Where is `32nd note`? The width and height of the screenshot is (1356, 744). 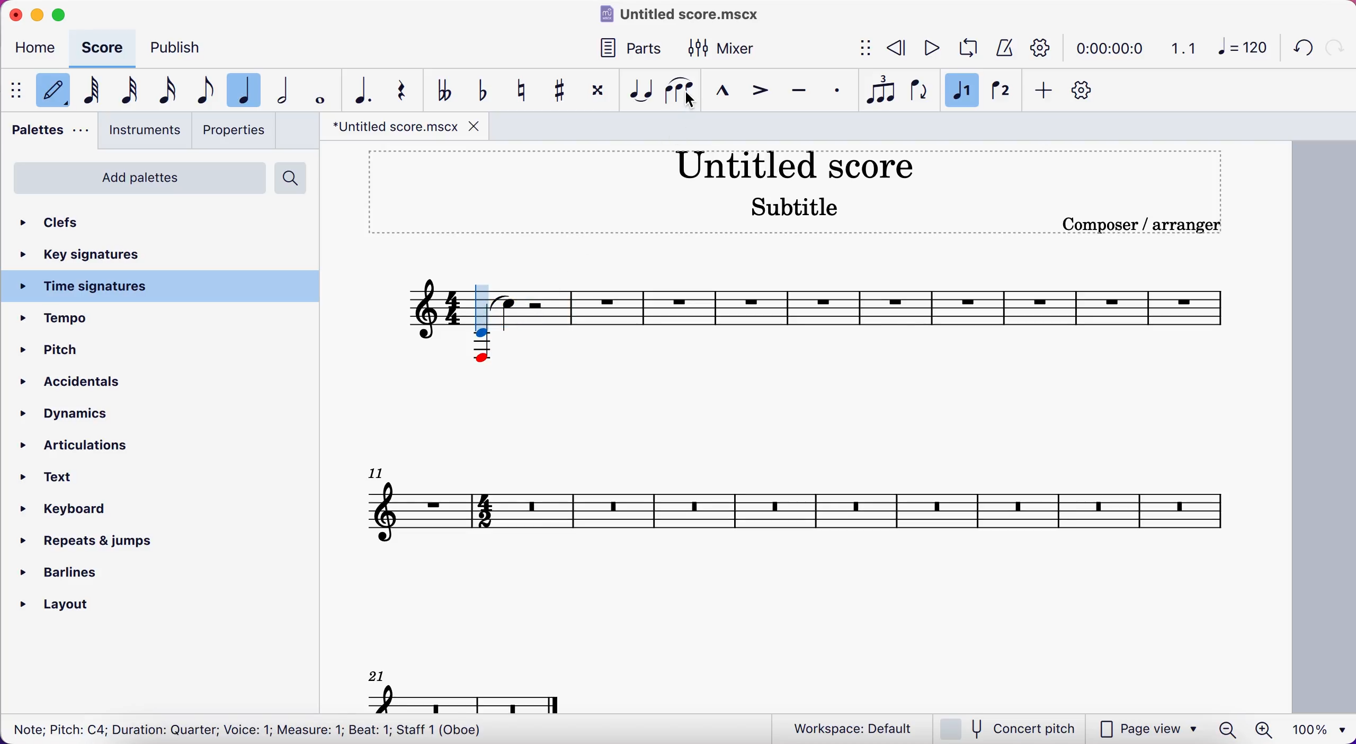
32nd note is located at coordinates (131, 92).